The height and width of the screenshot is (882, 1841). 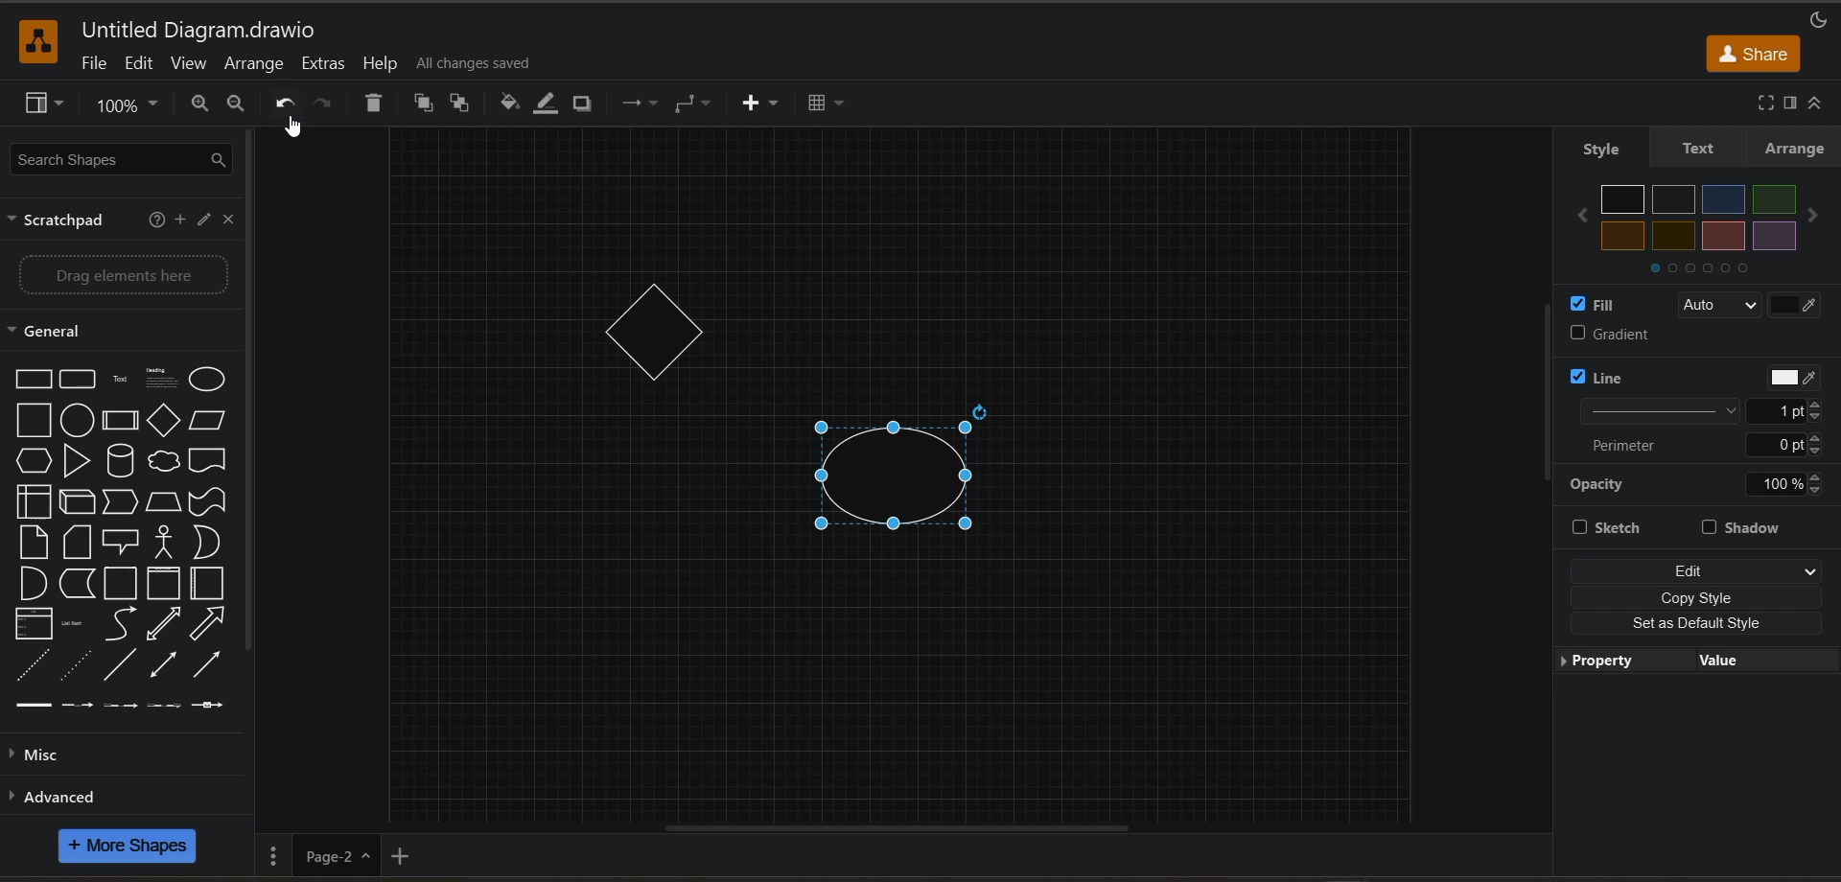 I want to click on file name and app title, so click(x=210, y=32).